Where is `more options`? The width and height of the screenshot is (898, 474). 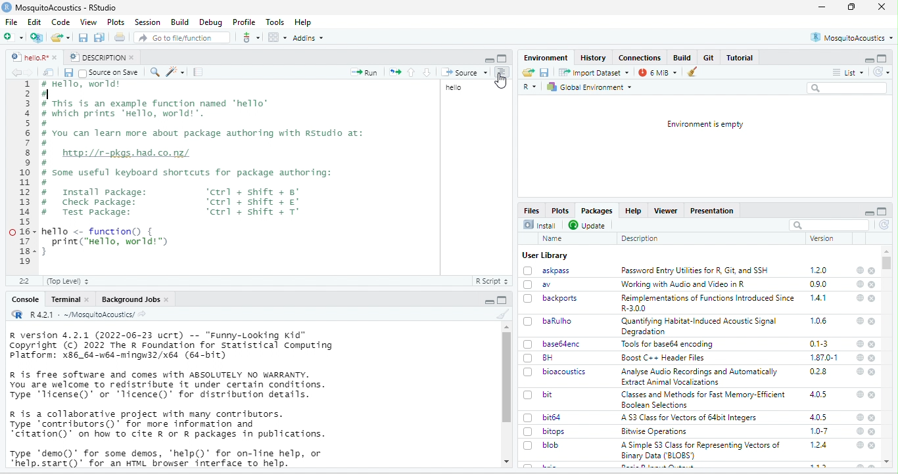
more options is located at coordinates (250, 37).